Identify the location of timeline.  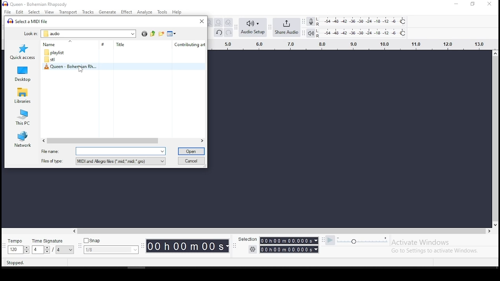
(347, 43).